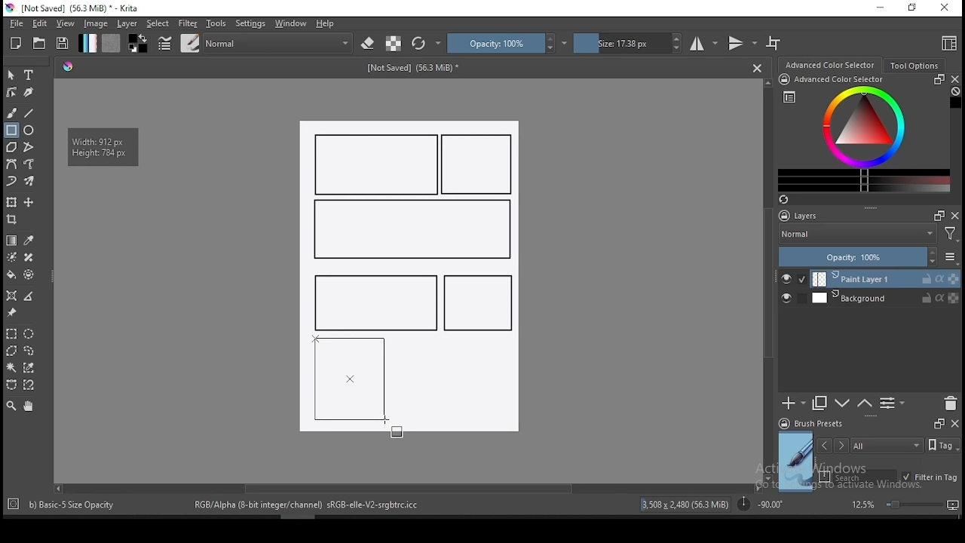 This screenshot has width=965, height=543. I want to click on scroll bar, so click(406, 487).